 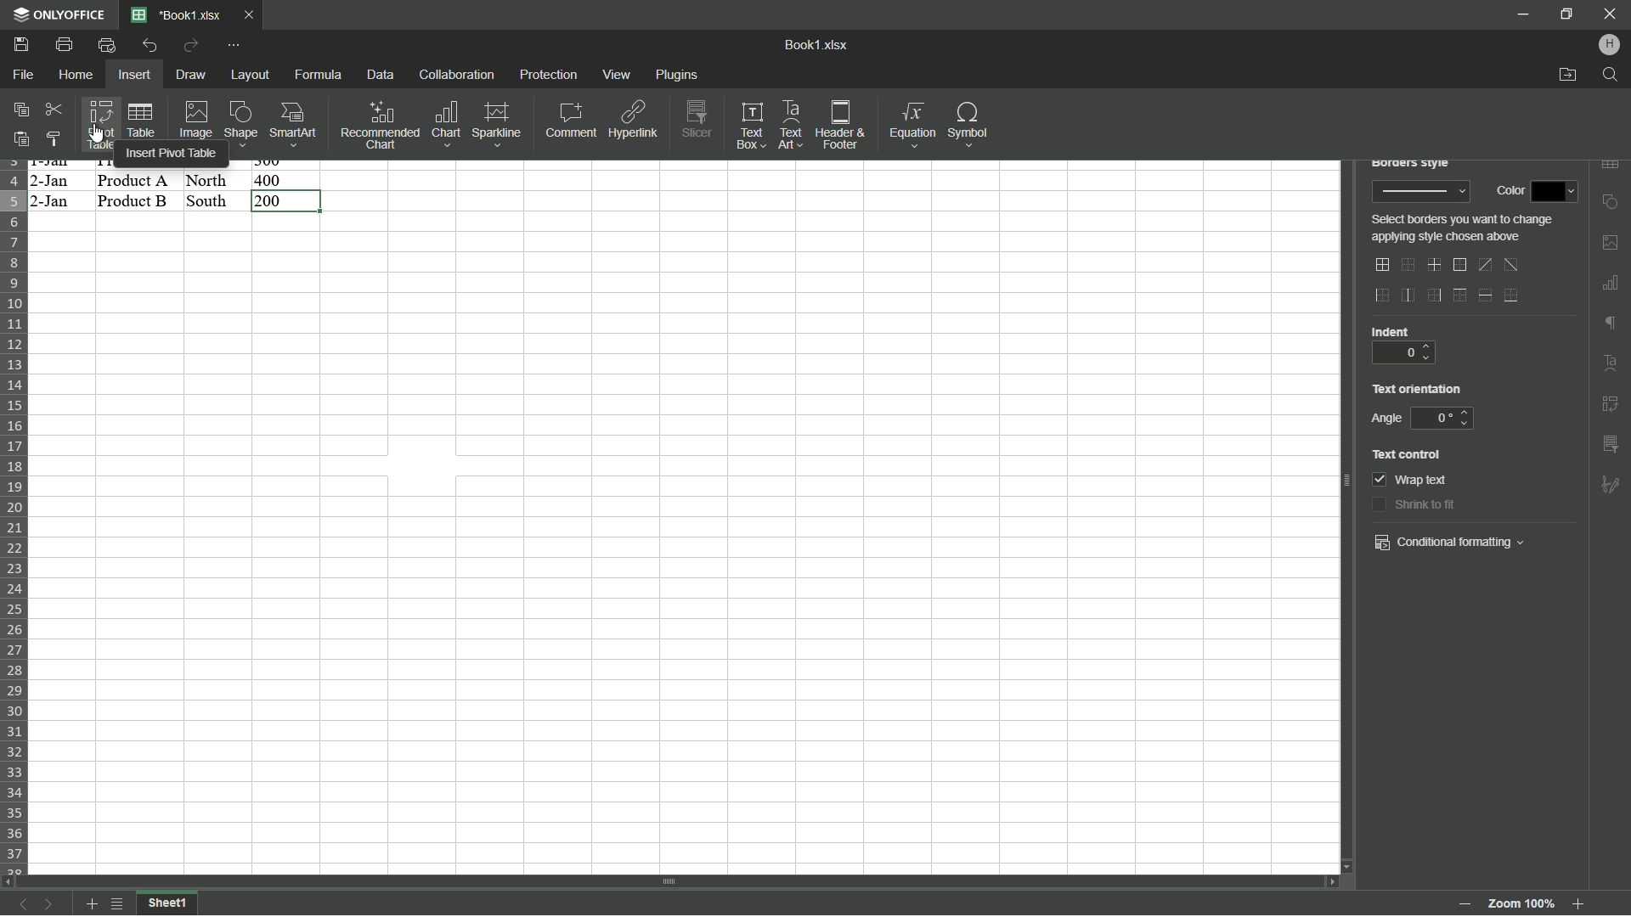 I want to click on wrap text, so click(x=1409, y=480).